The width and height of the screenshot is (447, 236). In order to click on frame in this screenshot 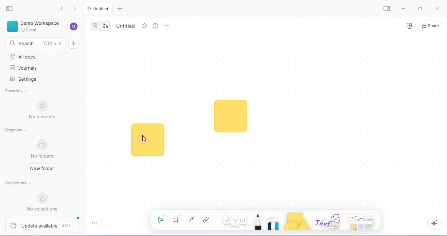, I will do `click(178, 219)`.